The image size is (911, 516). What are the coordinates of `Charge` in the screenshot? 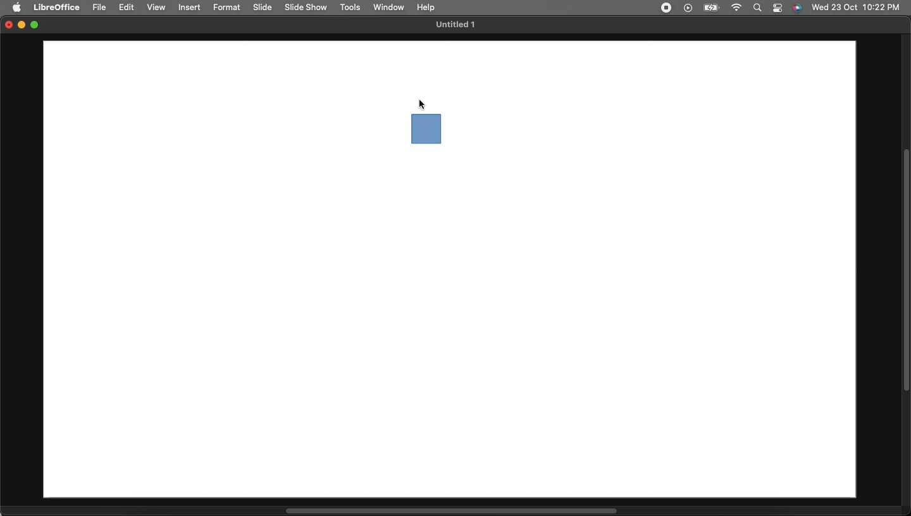 It's located at (710, 8).